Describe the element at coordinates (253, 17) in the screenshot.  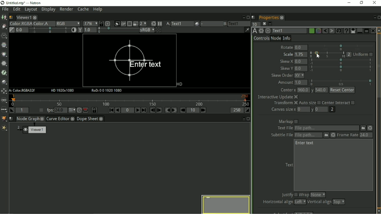
I see `Script name` at that location.